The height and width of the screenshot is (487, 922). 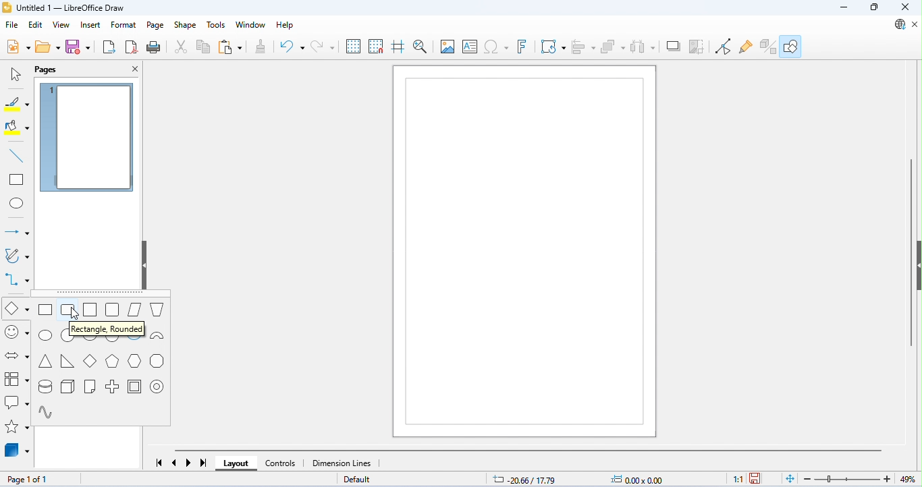 I want to click on octagon, so click(x=159, y=361).